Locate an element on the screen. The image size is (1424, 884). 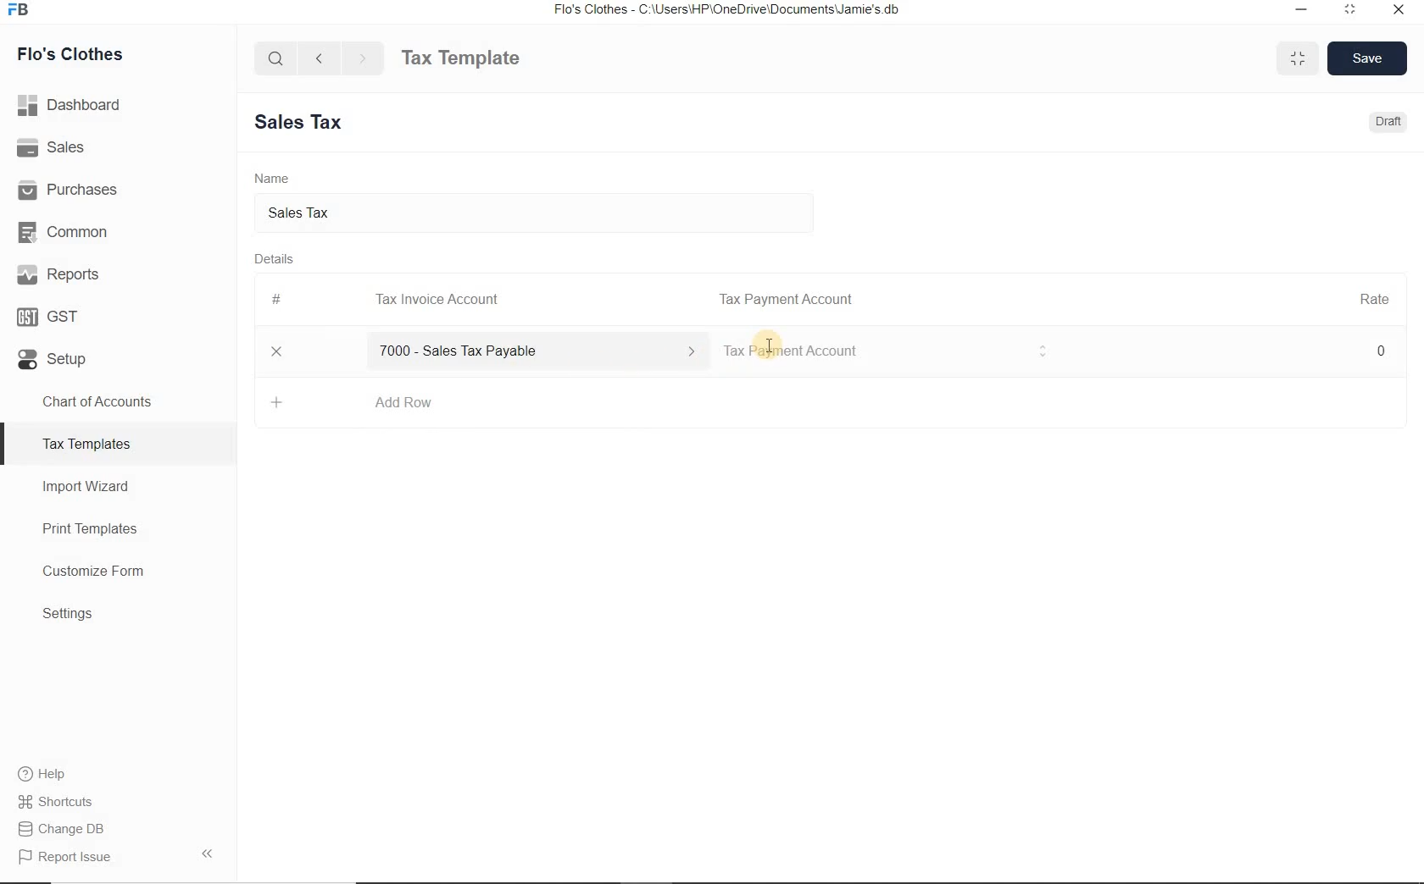
GST is located at coordinates (118, 313).